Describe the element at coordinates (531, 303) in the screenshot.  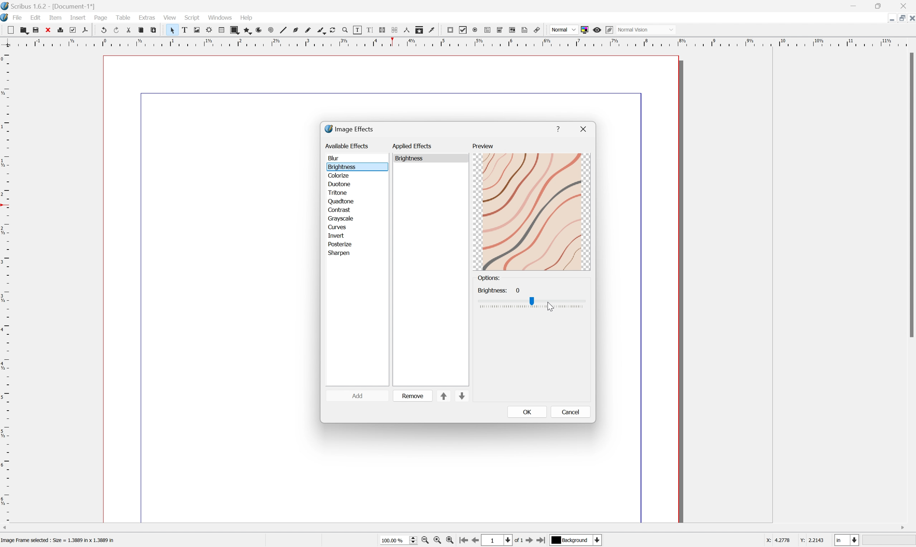
I see `Brightness slider` at that location.